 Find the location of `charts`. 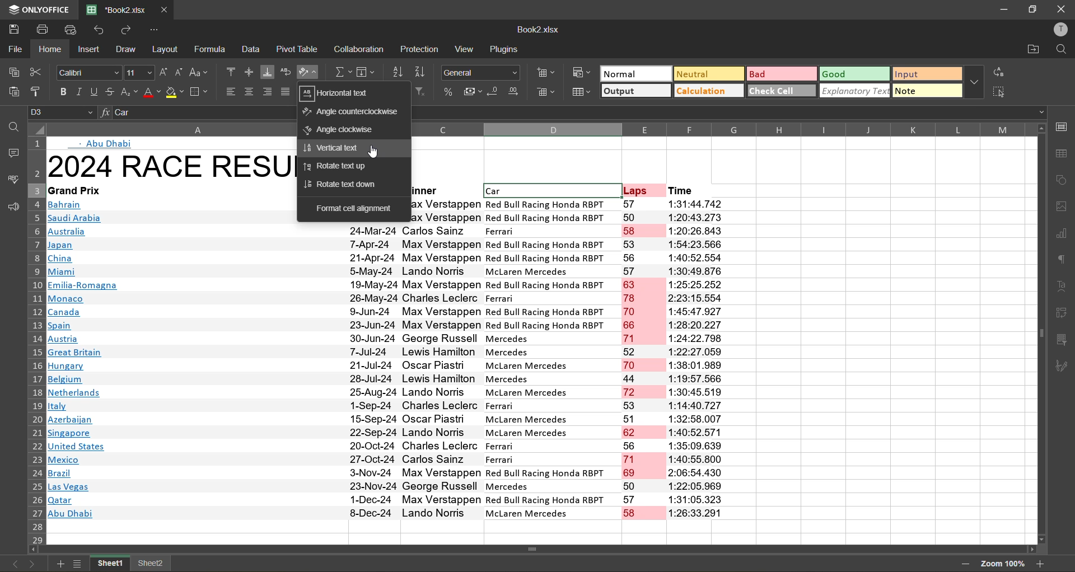

charts is located at coordinates (1064, 235).